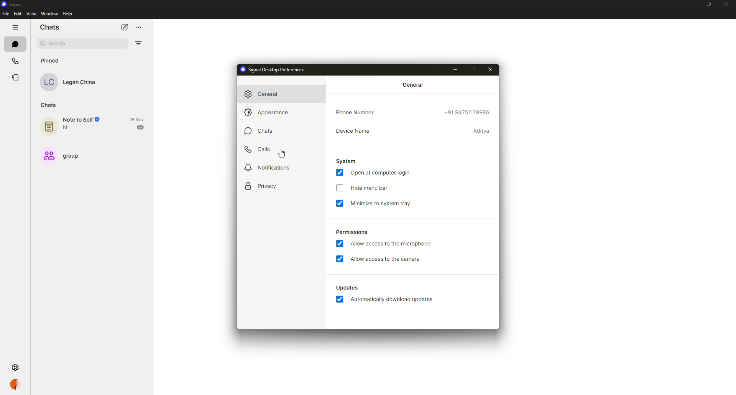 The width and height of the screenshot is (736, 395). What do you see at coordinates (49, 82) in the screenshot?
I see `LC` at bounding box center [49, 82].